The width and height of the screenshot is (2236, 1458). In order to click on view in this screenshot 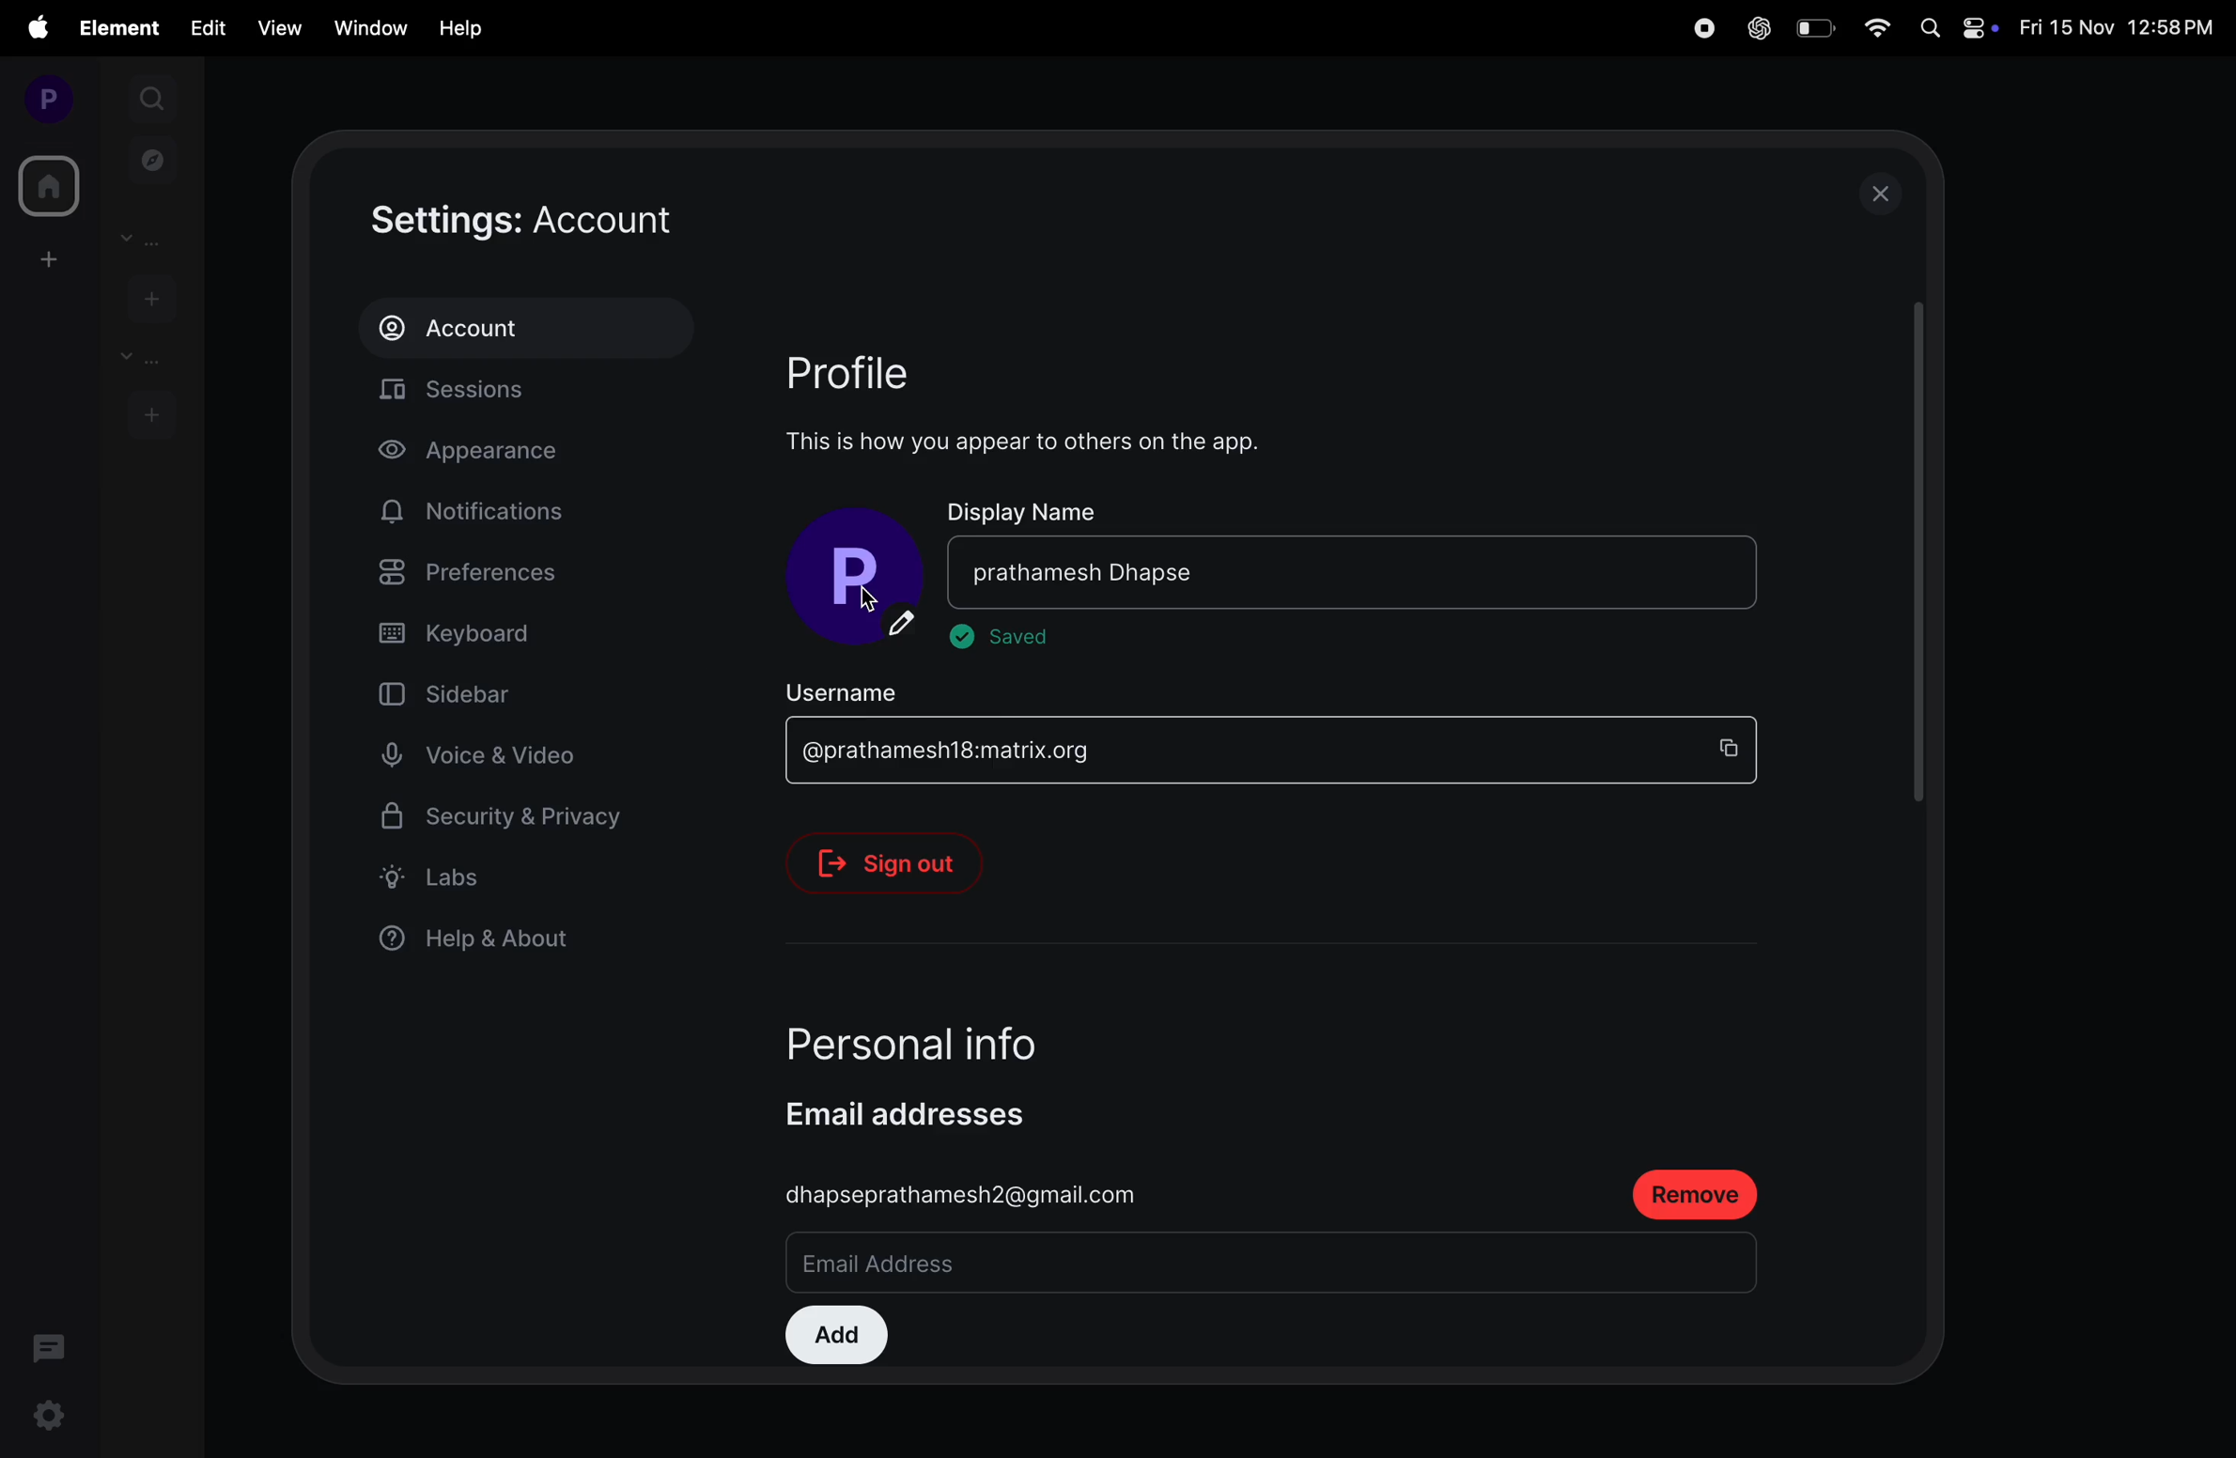, I will do `click(274, 28)`.